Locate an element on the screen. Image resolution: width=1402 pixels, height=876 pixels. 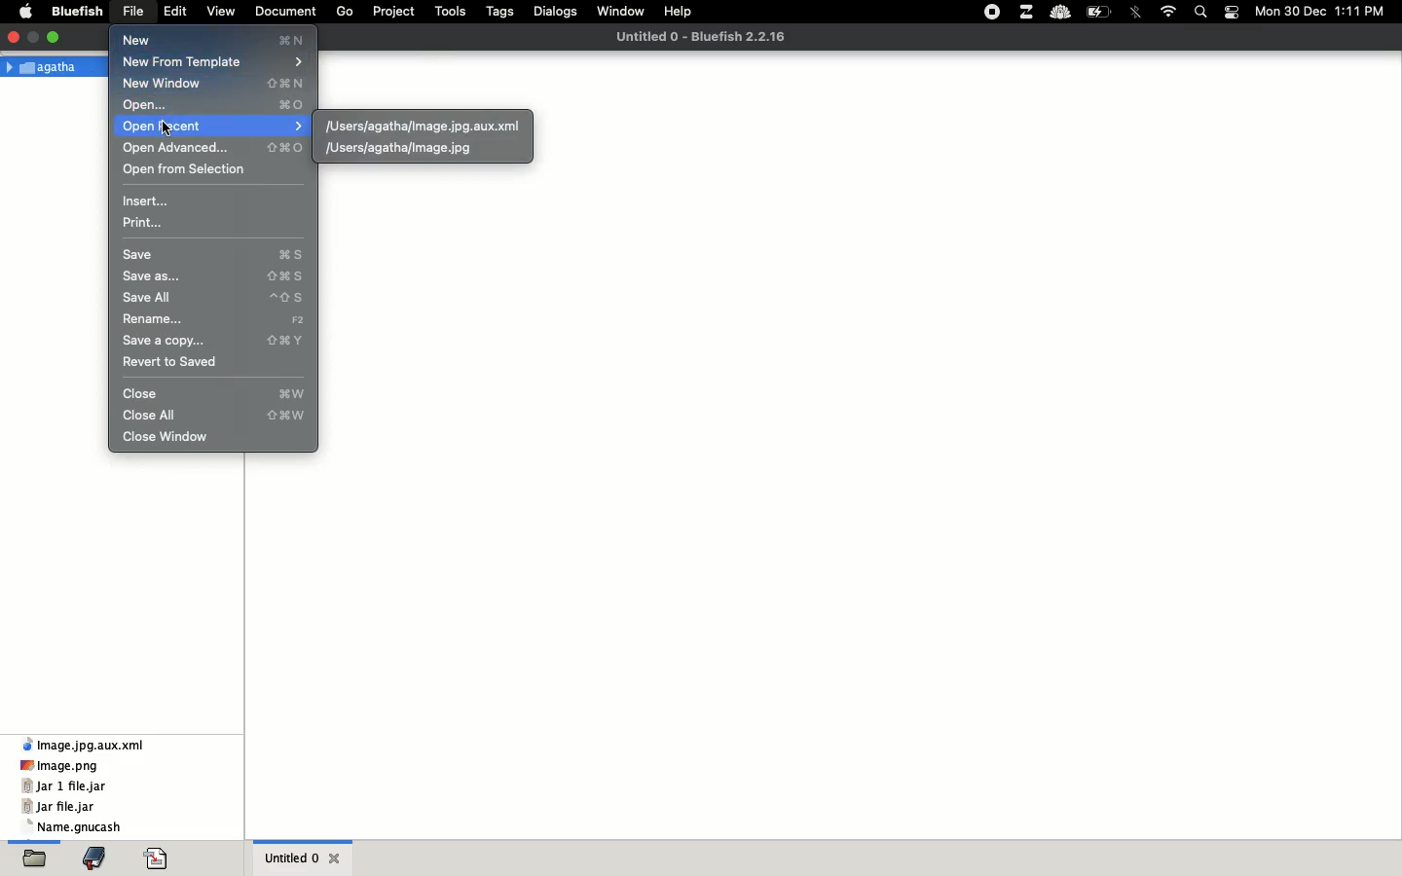
save    command S is located at coordinates (216, 257).